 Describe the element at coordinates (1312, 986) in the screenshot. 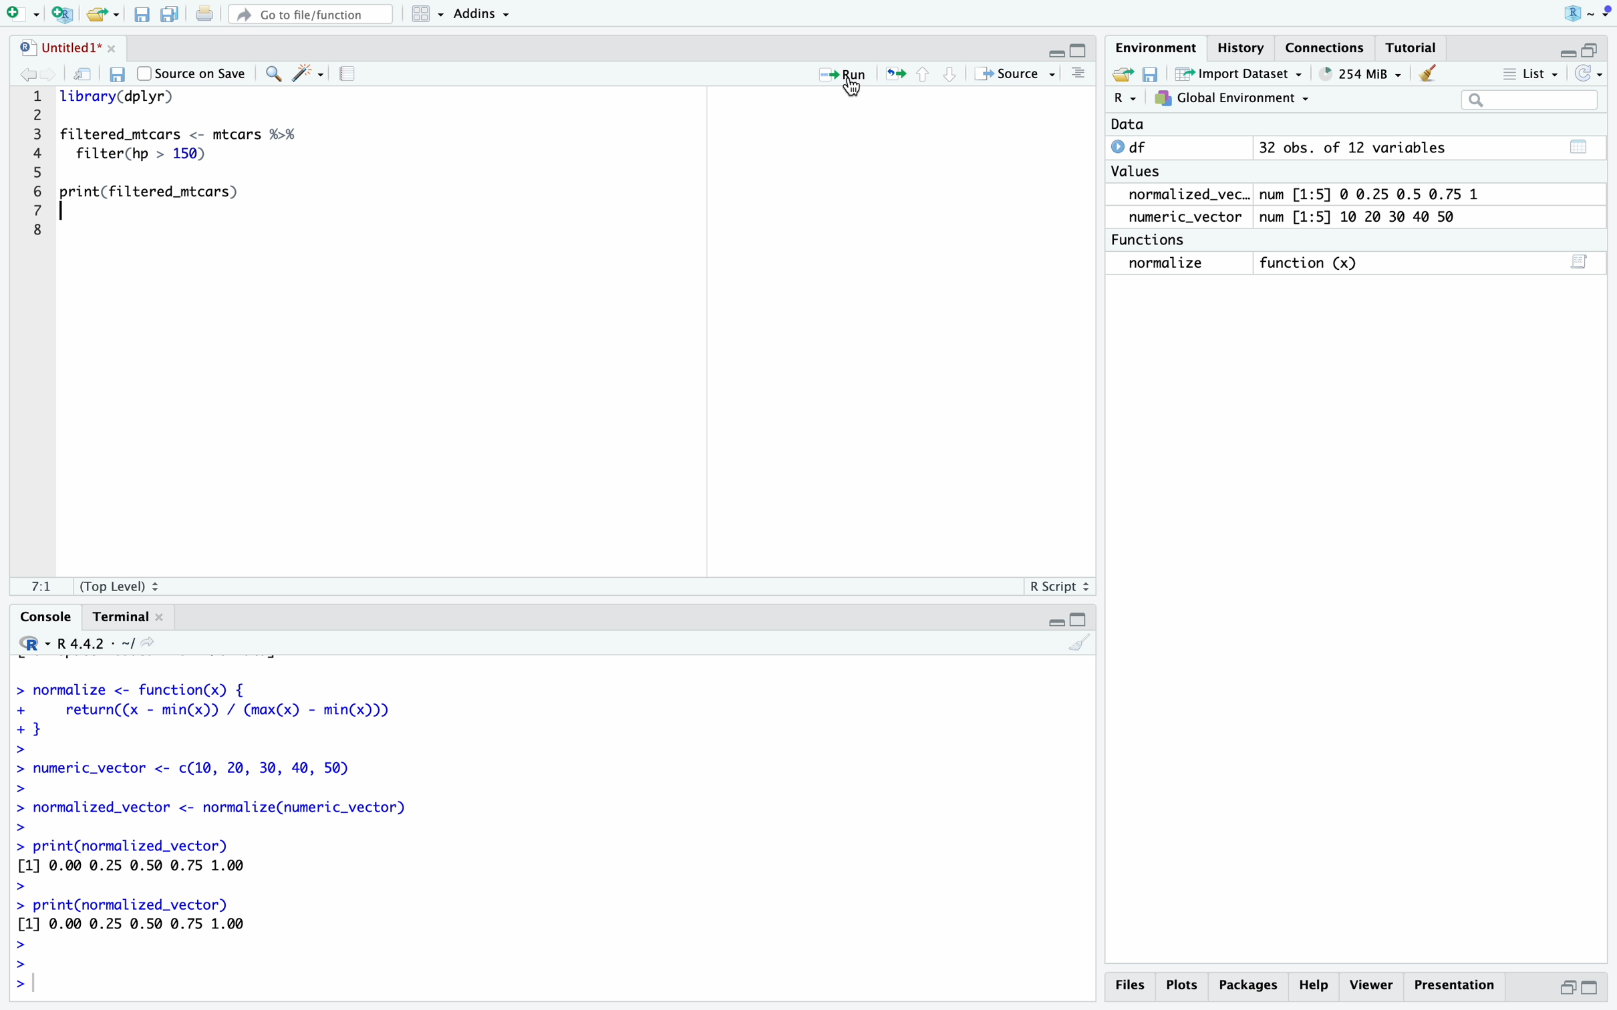

I see `Packages` at that location.